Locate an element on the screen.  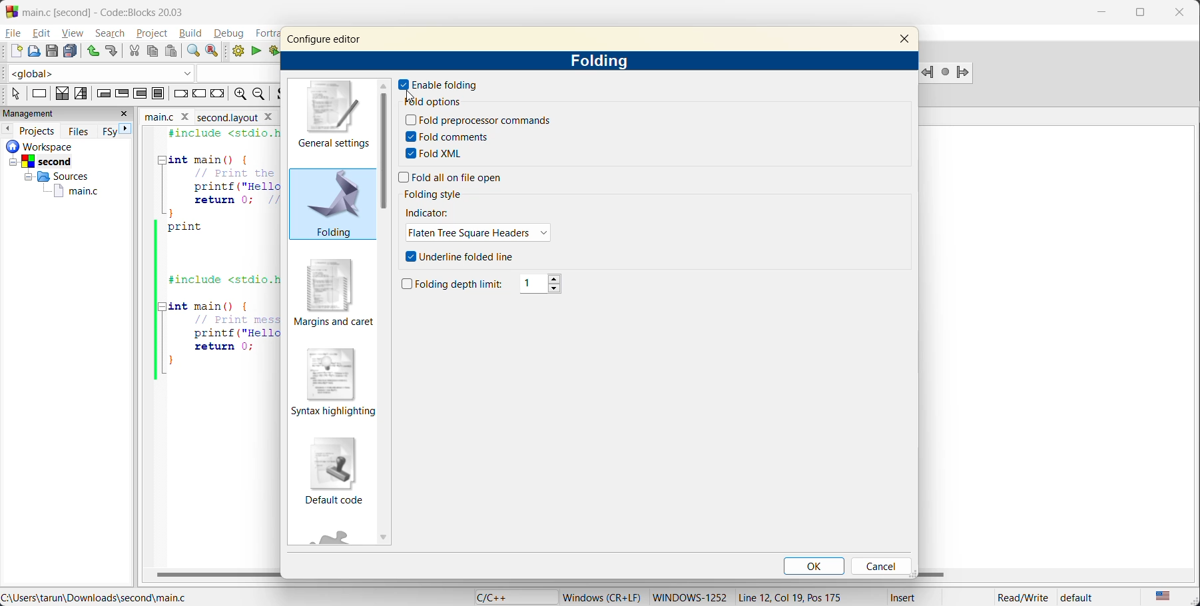
projects is located at coordinates (37, 131).